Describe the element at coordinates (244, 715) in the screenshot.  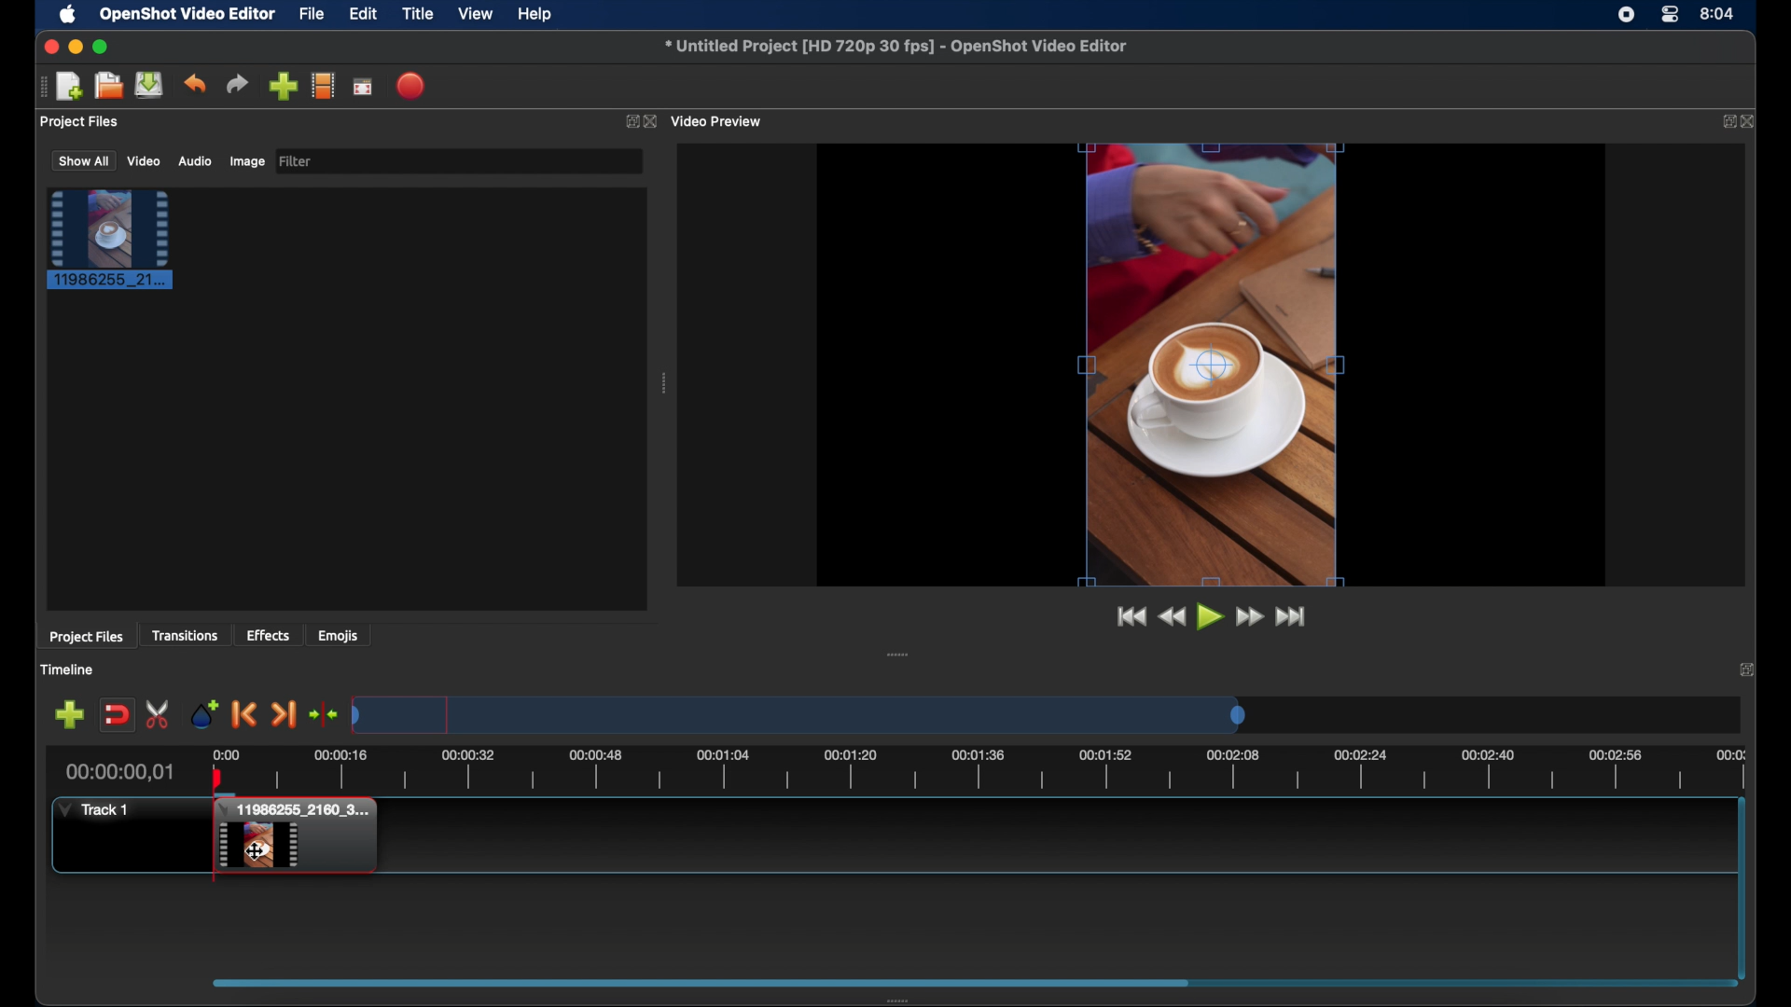
I see `previous marker` at that location.